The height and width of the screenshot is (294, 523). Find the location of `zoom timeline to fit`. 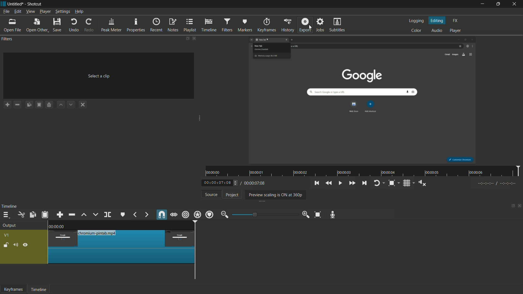

zoom timeline to fit is located at coordinates (319, 214).